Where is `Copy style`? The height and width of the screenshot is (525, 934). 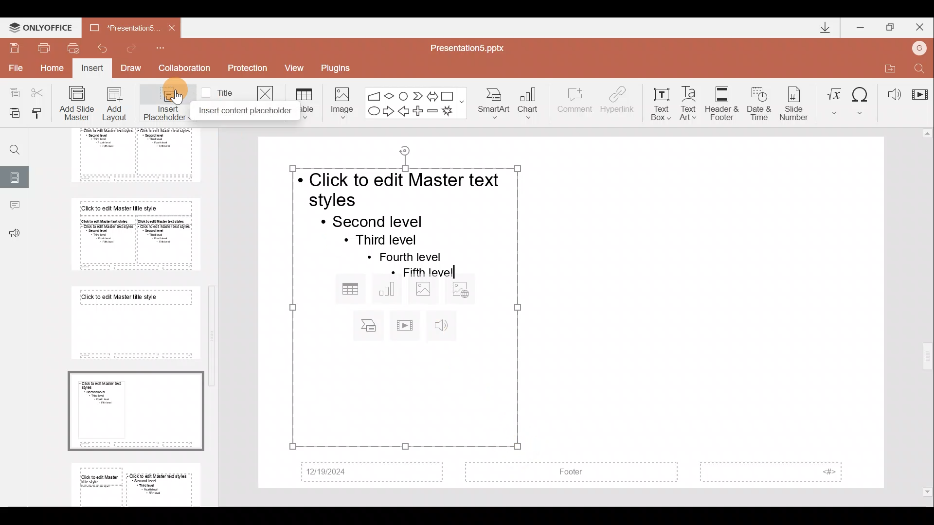 Copy style is located at coordinates (41, 113).